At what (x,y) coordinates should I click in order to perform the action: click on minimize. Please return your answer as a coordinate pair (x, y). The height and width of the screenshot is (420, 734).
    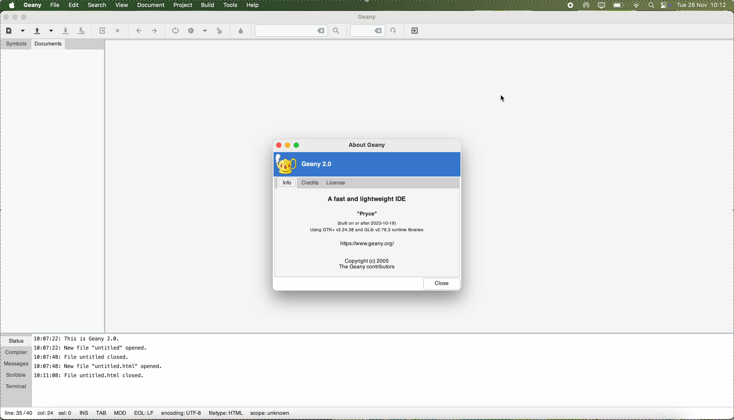
    Looking at the image, I should click on (288, 145).